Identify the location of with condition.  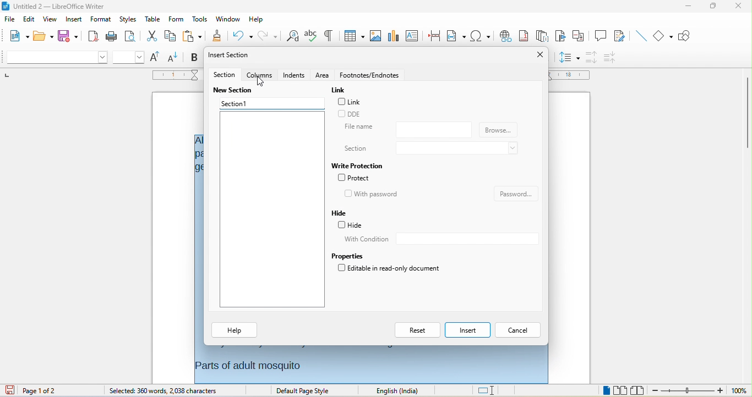
(366, 240).